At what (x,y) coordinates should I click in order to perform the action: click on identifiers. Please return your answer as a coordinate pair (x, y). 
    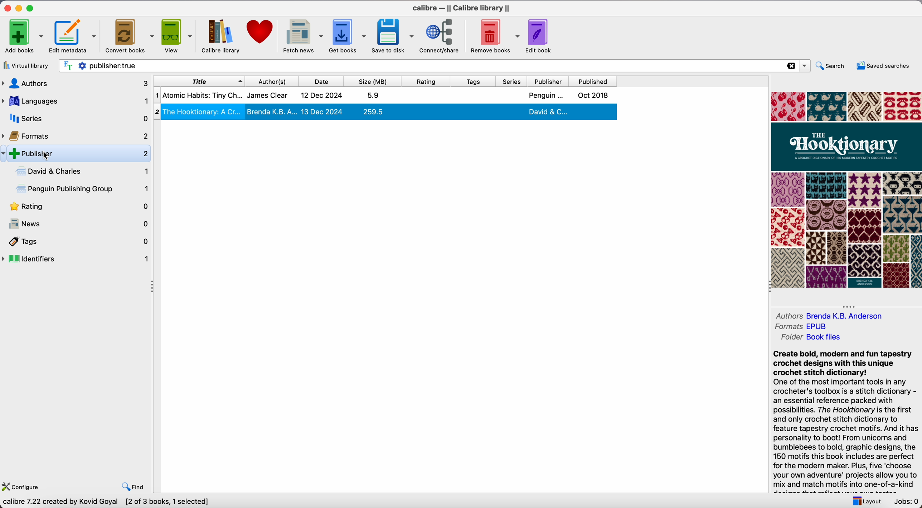
    Looking at the image, I should click on (77, 260).